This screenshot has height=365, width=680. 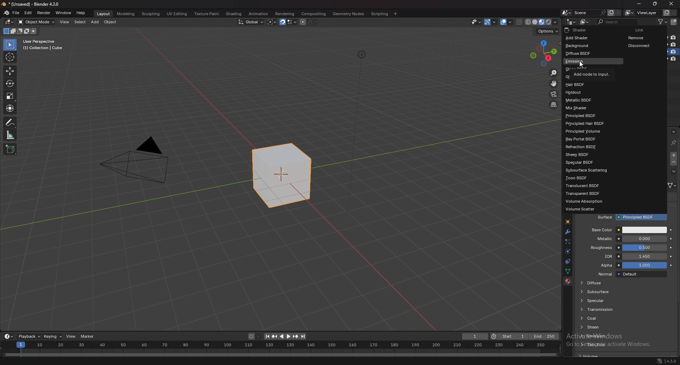 What do you see at coordinates (10, 57) in the screenshot?
I see `cursor` at bounding box center [10, 57].